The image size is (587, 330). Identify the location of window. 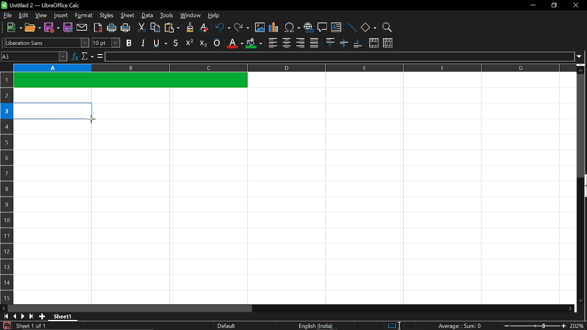
(190, 16).